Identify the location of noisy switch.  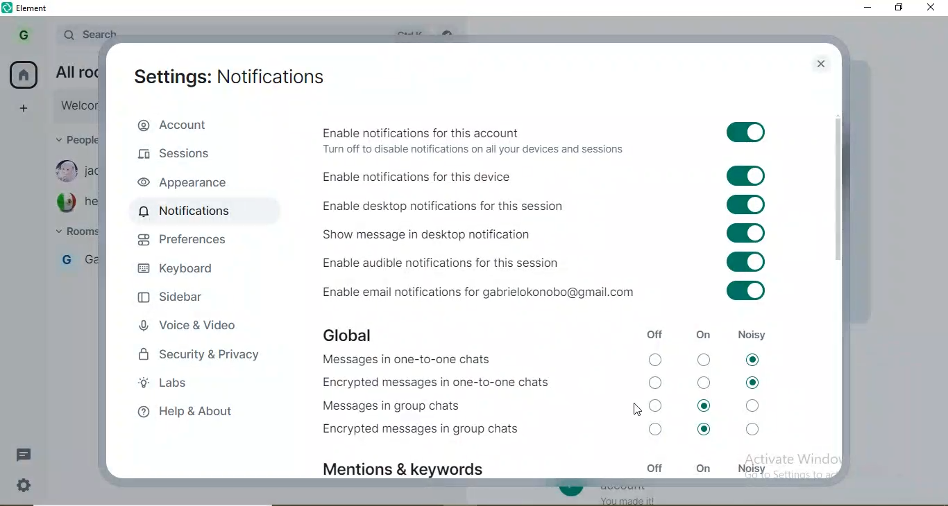
(756, 404).